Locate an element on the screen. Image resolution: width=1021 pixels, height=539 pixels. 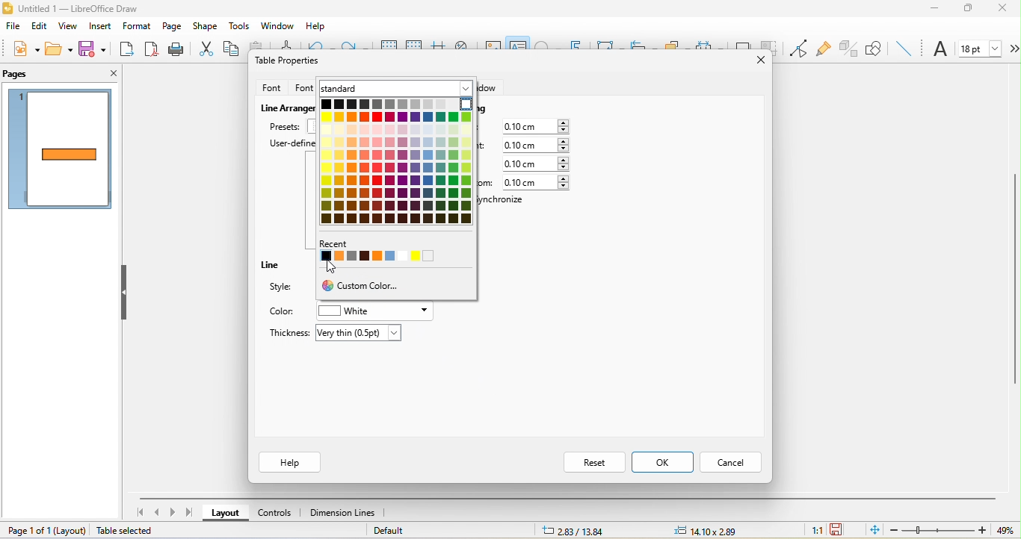
vertical scroll bar is located at coordinates (1014, 278).